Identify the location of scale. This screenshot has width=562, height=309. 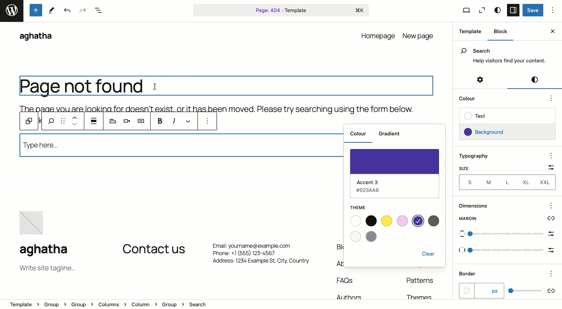
(509, 250).